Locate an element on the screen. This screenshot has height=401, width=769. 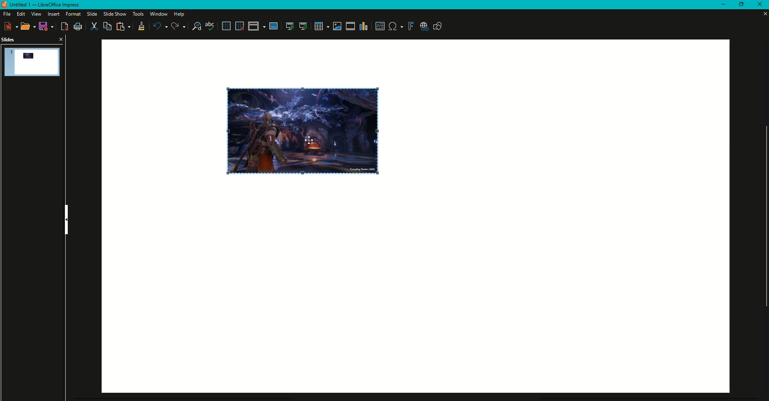
View is located at coordinates (35, 14).